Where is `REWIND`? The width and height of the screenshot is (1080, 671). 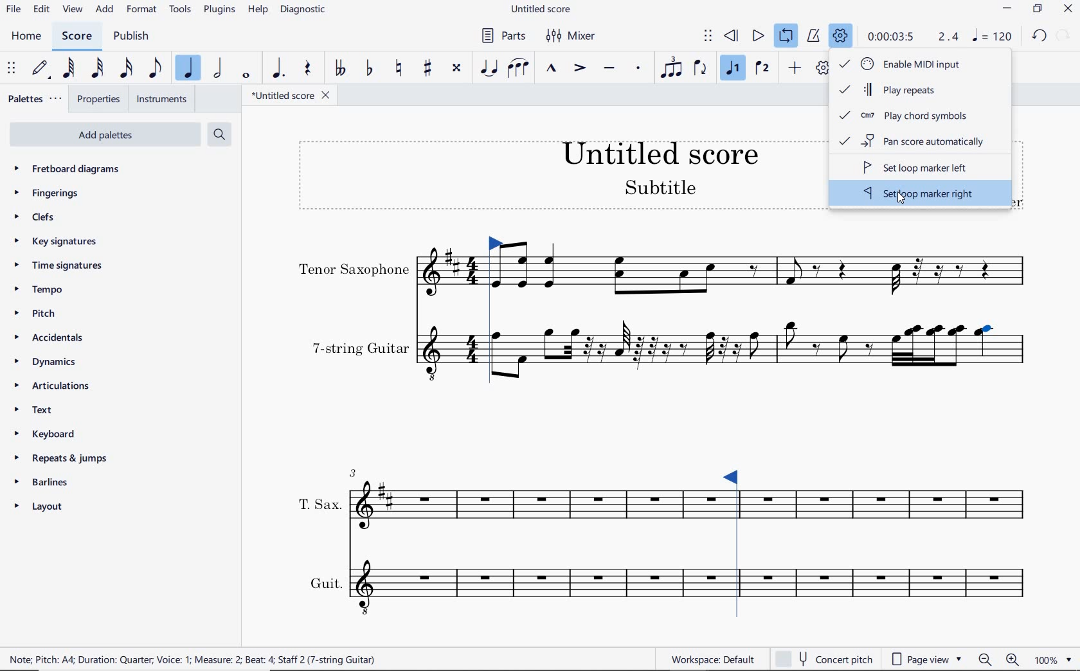 REWIND is located at coordinates (733, 35).